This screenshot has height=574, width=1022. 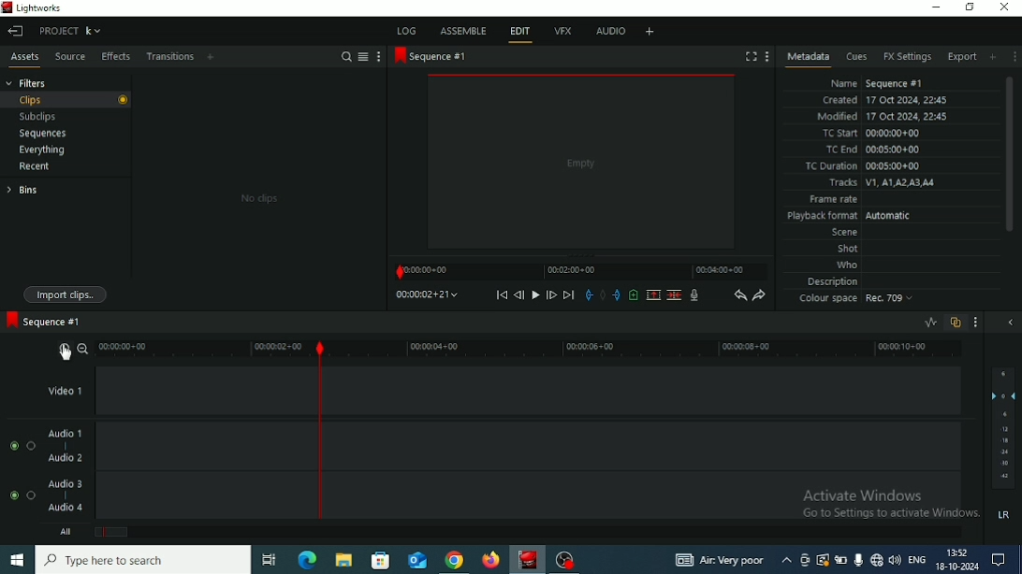 I want to click on Video clip, so click(x=582, y=164).